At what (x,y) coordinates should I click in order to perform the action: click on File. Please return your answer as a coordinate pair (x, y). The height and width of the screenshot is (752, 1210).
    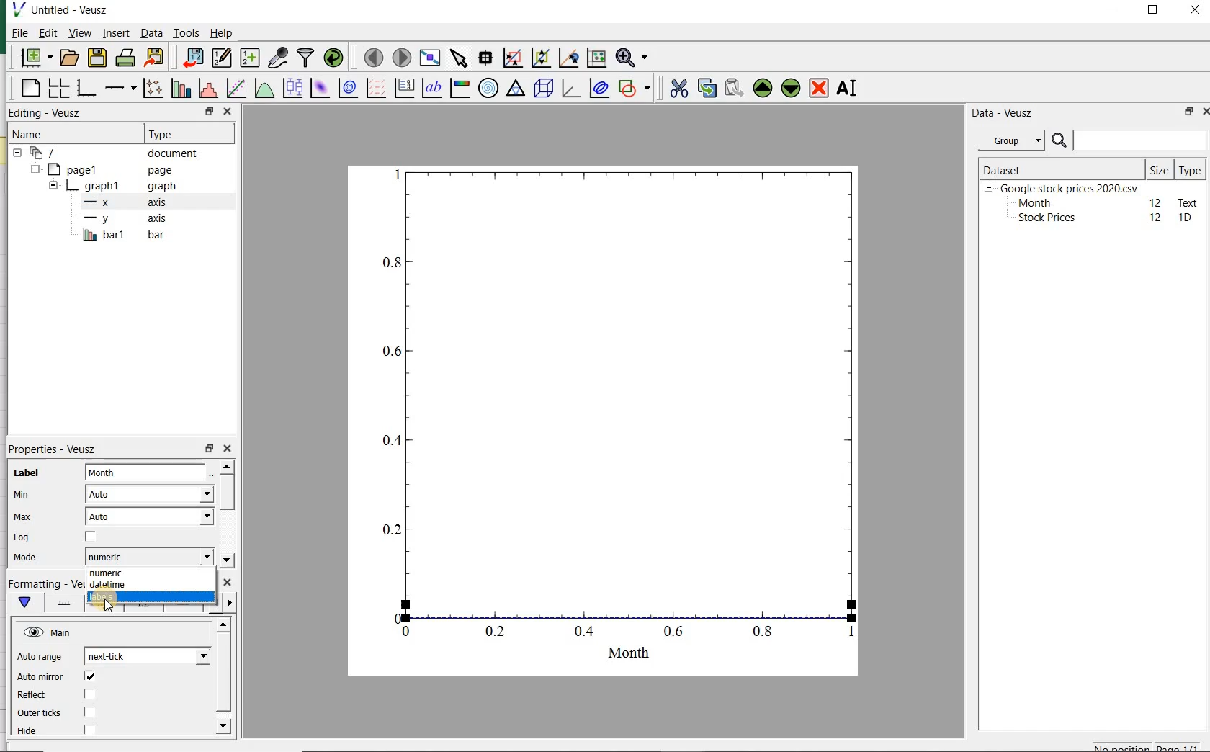
    Looking at the image, I should click on (16, 35).